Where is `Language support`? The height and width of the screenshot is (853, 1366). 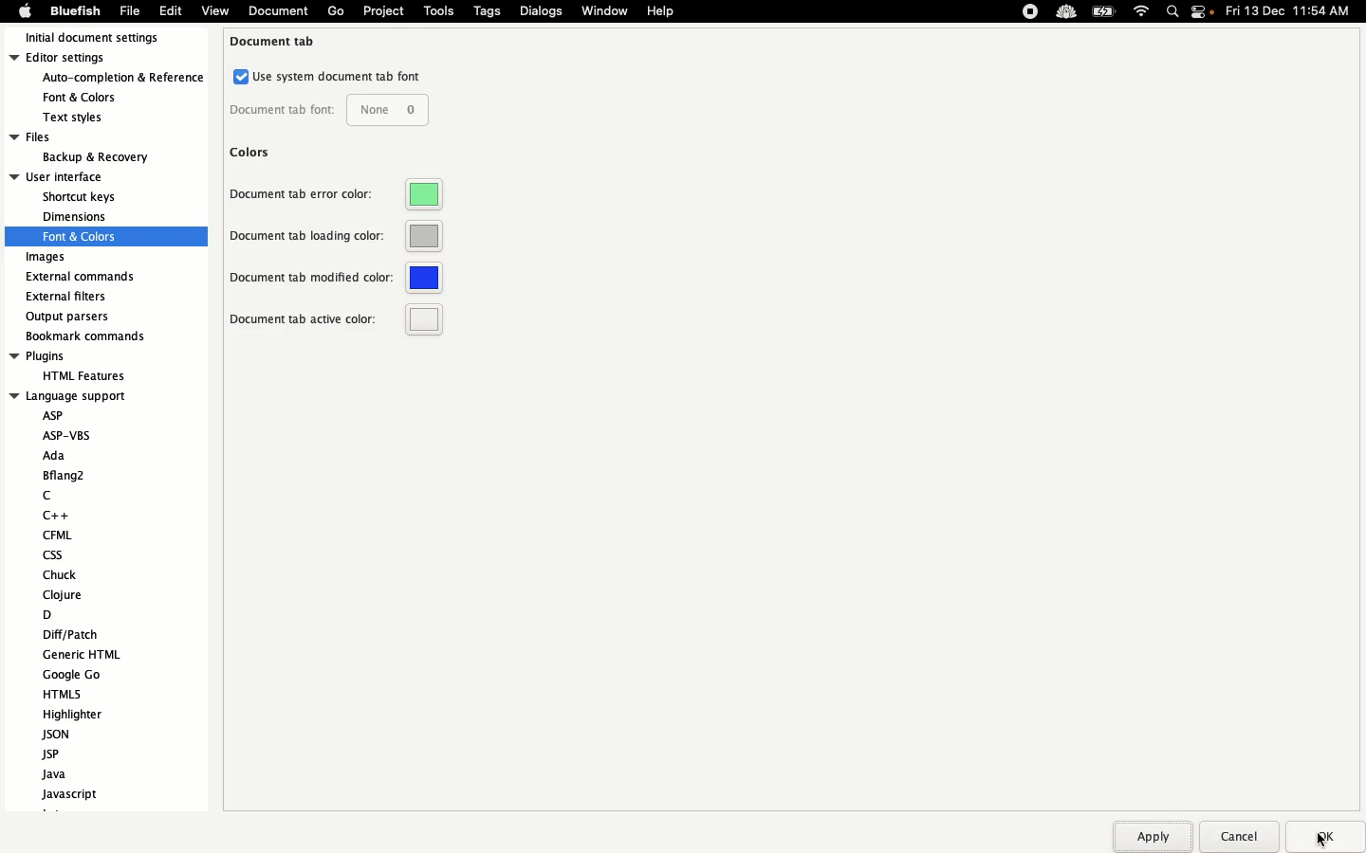
Language support is located at coordinates (92, 605).